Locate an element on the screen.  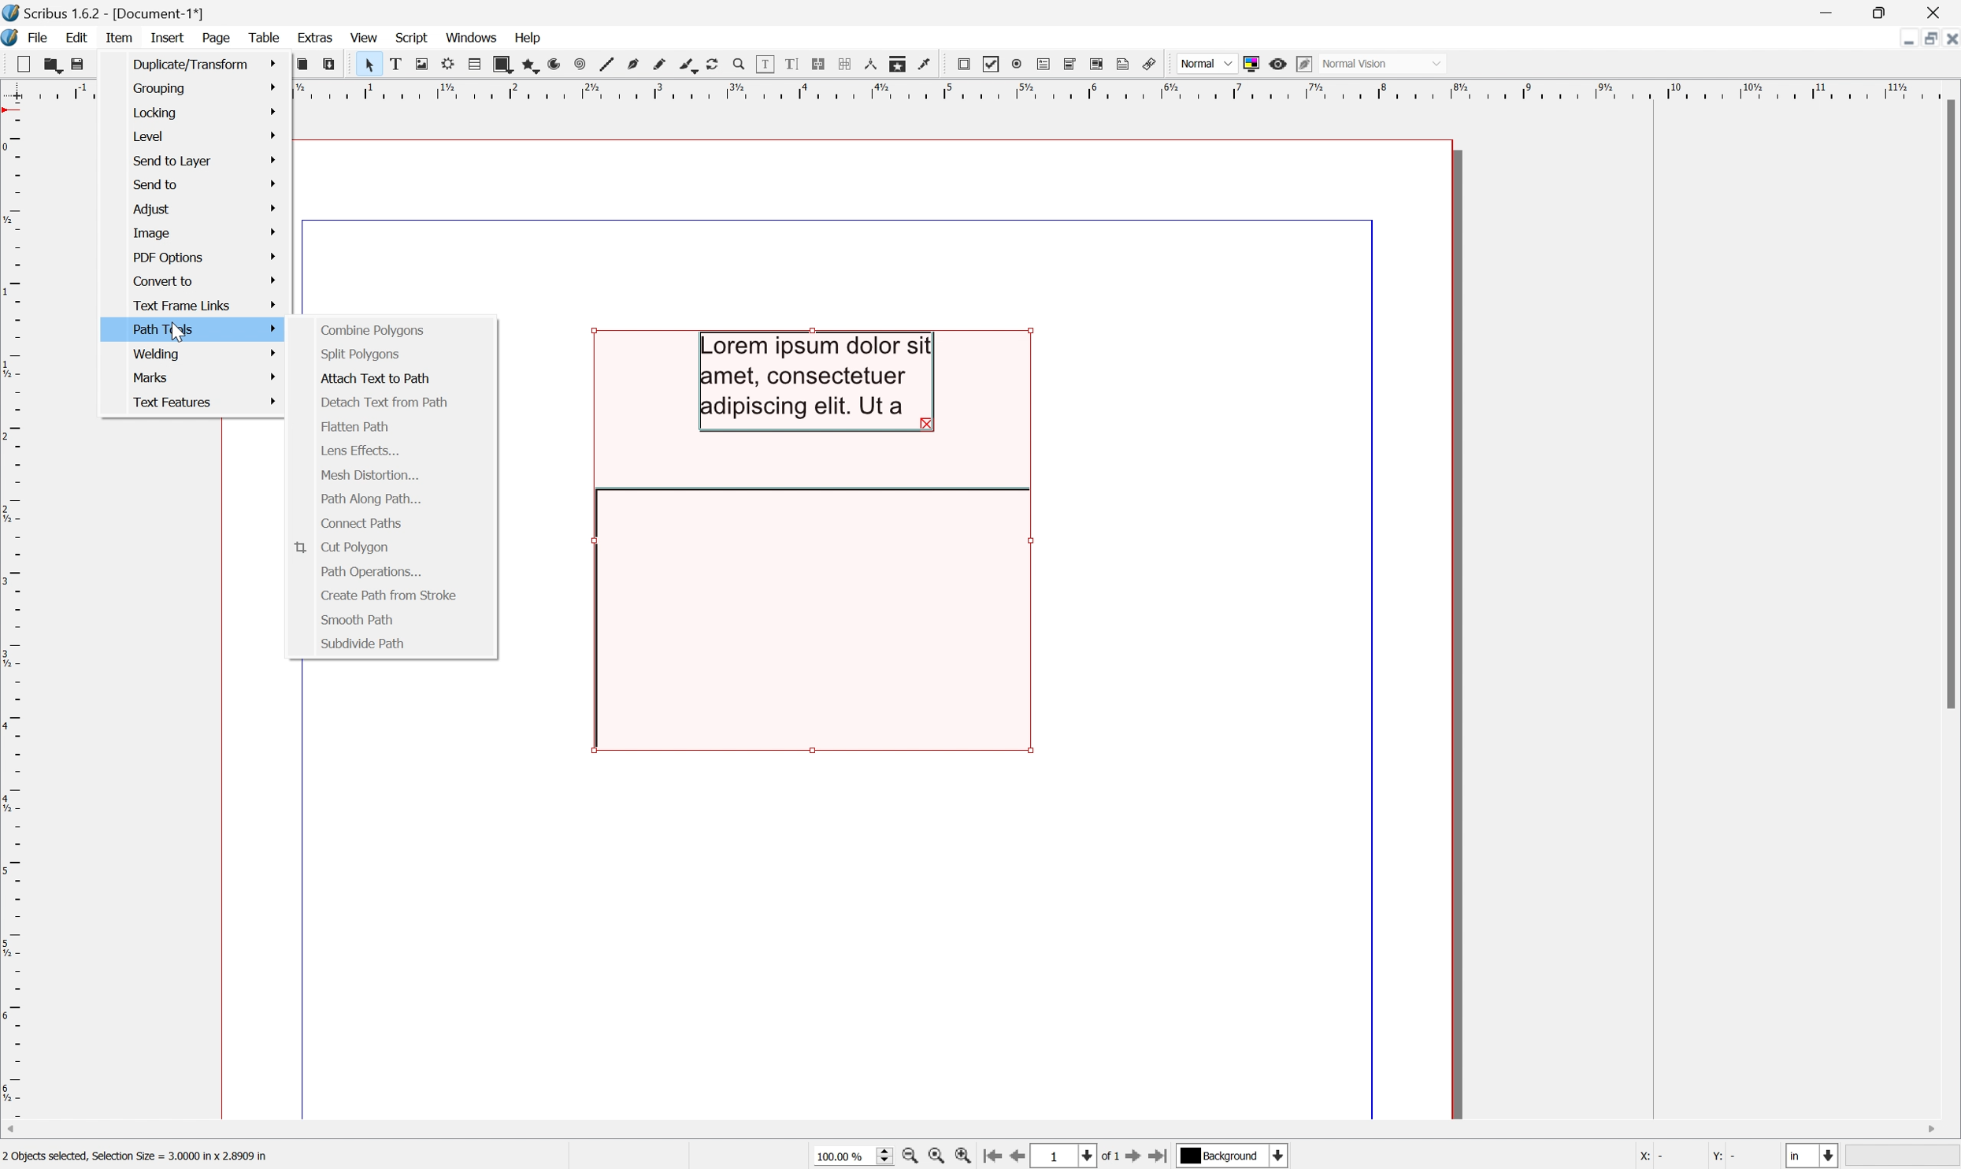
Convert to is located at coordinates (204, 281).